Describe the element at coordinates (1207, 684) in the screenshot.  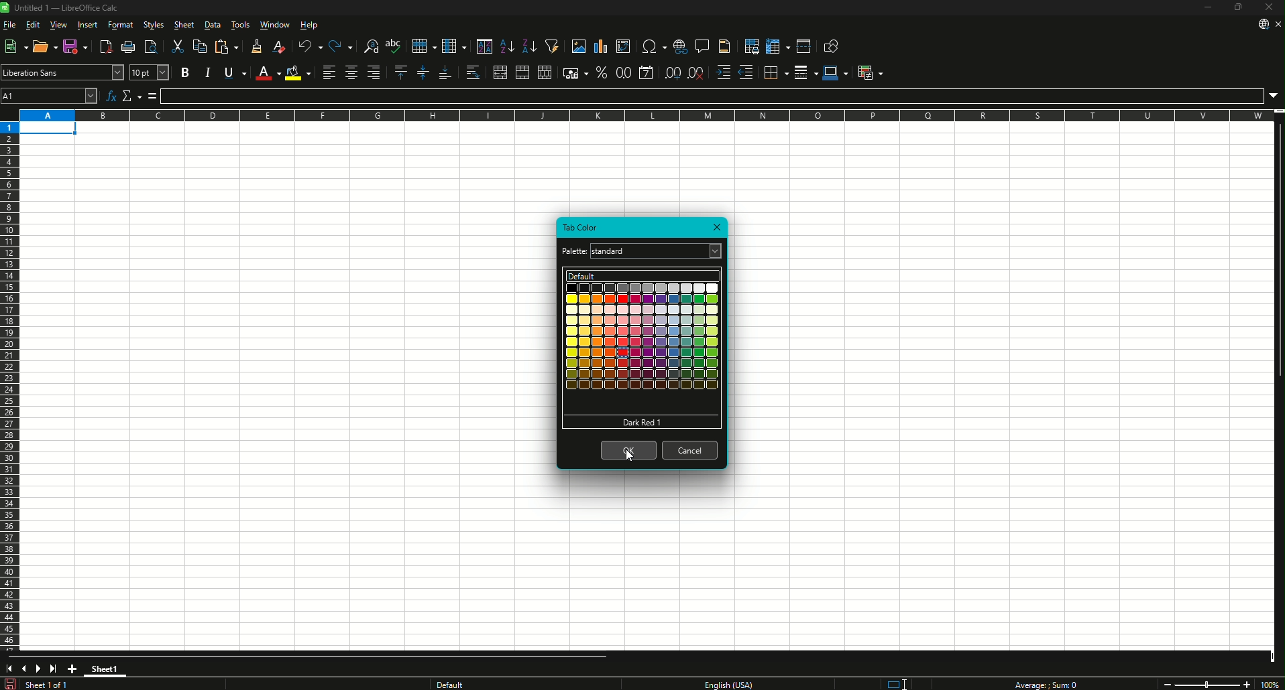
I see `Zoom slider` at that location.